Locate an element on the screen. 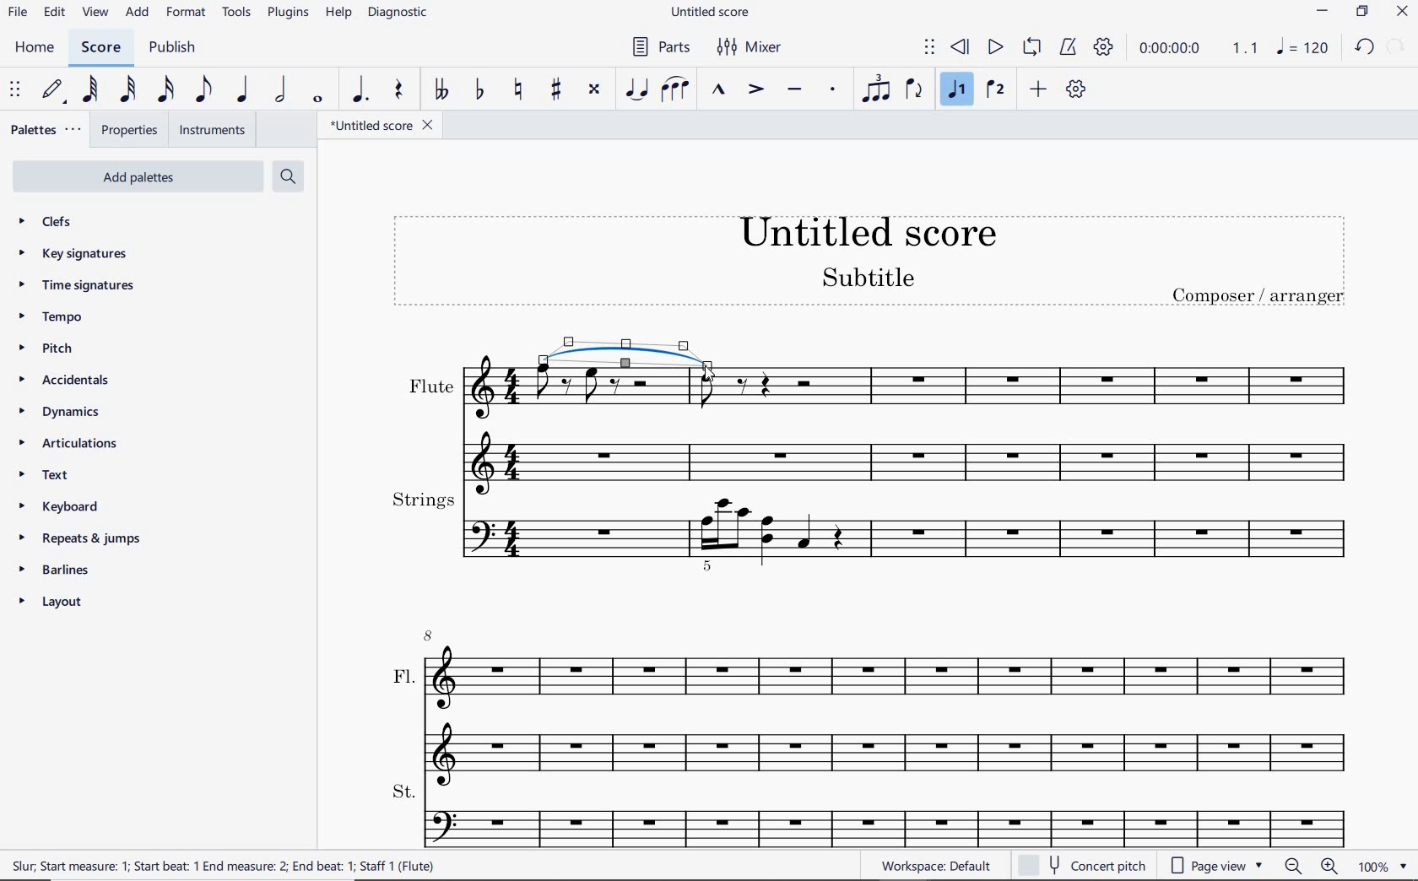 The image size is (1418, 881). mixer is located at coordinates (755, 48).